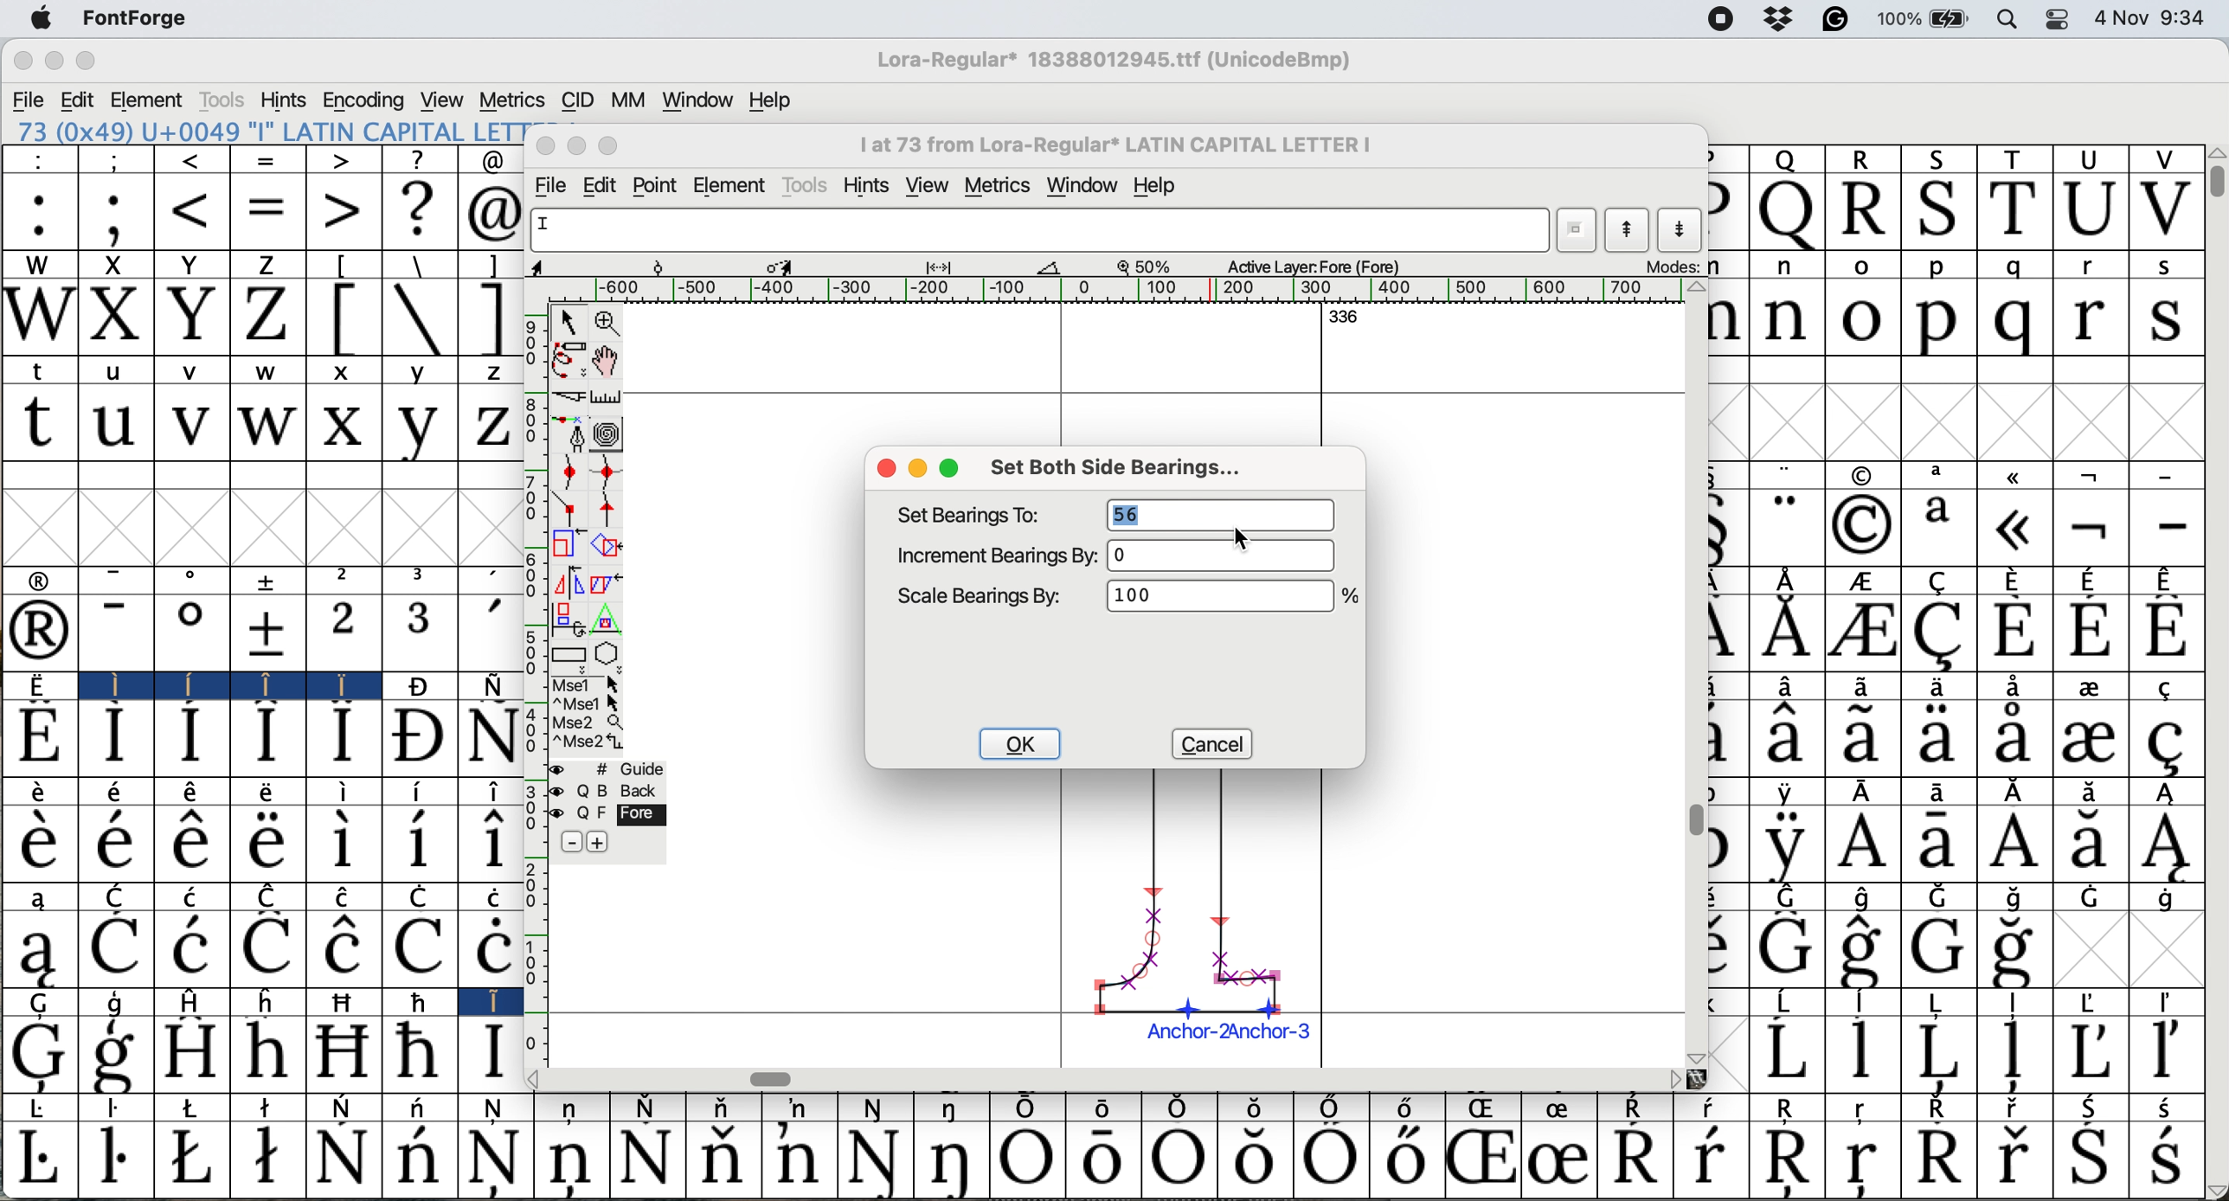  Describe the element at coordinates (116, 633) in the screenshot. I see `-` at that location.